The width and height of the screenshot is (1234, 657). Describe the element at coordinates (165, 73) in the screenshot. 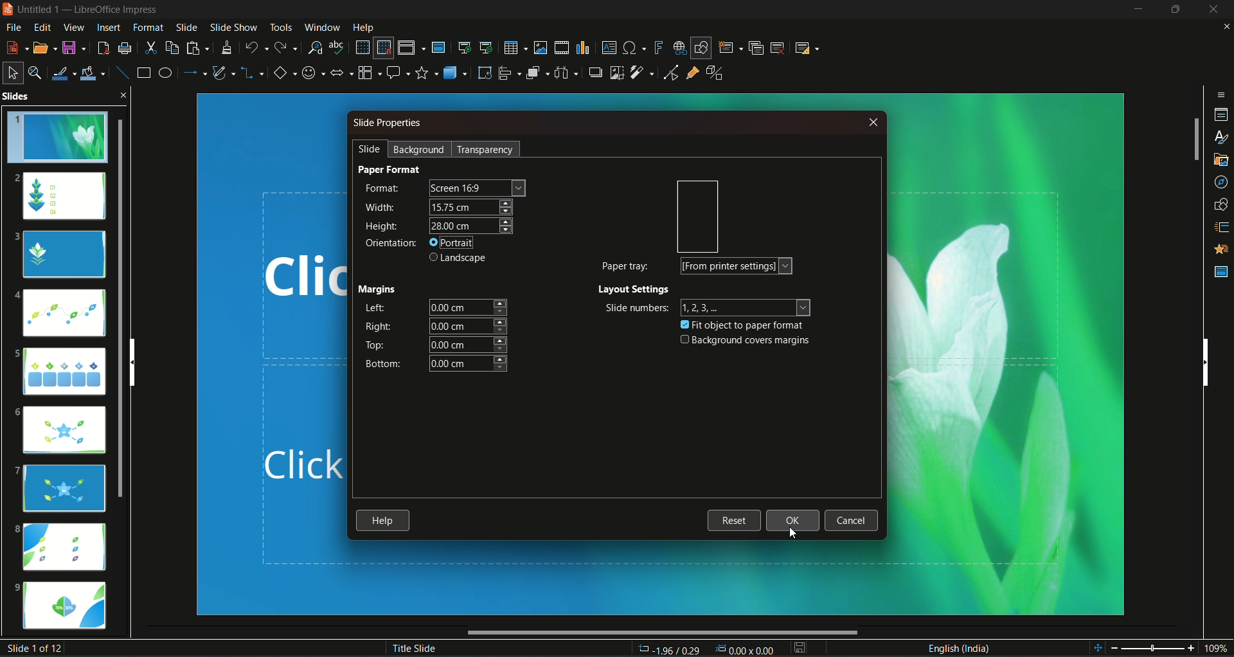

I see `ellipse` at that location.